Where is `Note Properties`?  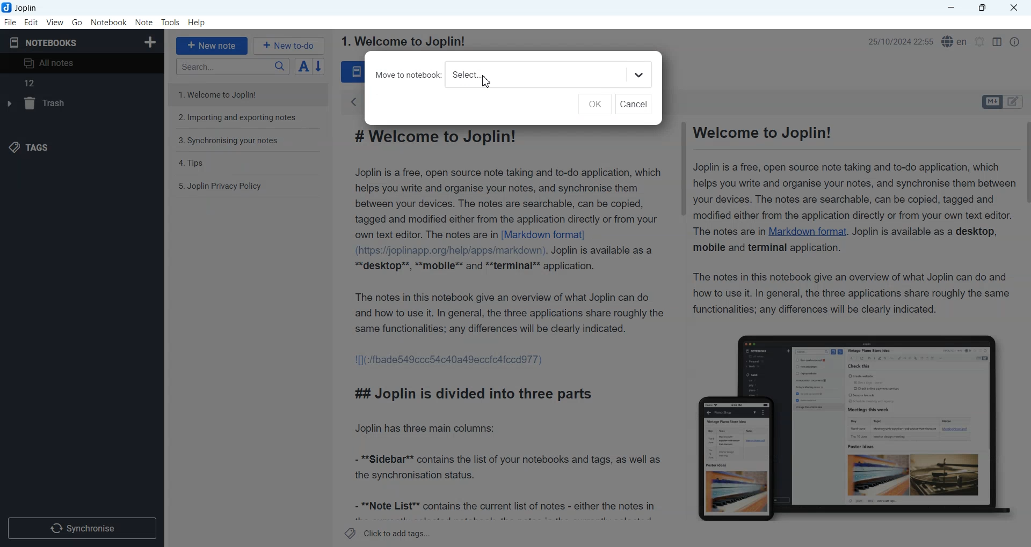 Note Properties is located at coordinates (1014, 42).